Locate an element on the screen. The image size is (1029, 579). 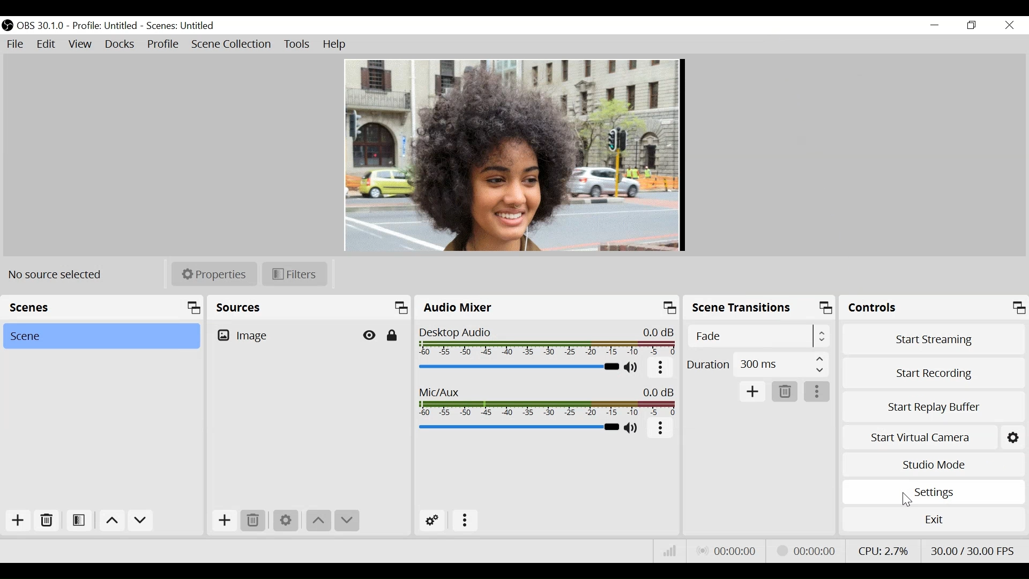
Studio Mode is located at coordinates (934, 465).